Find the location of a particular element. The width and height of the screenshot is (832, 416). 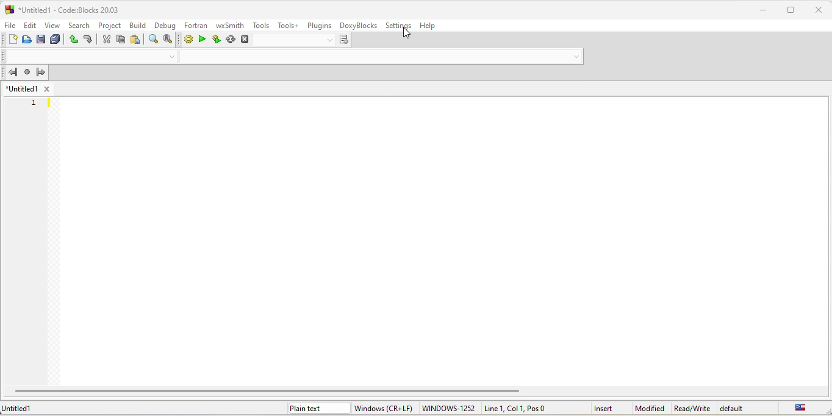

run is located at coordinates (202, 38).